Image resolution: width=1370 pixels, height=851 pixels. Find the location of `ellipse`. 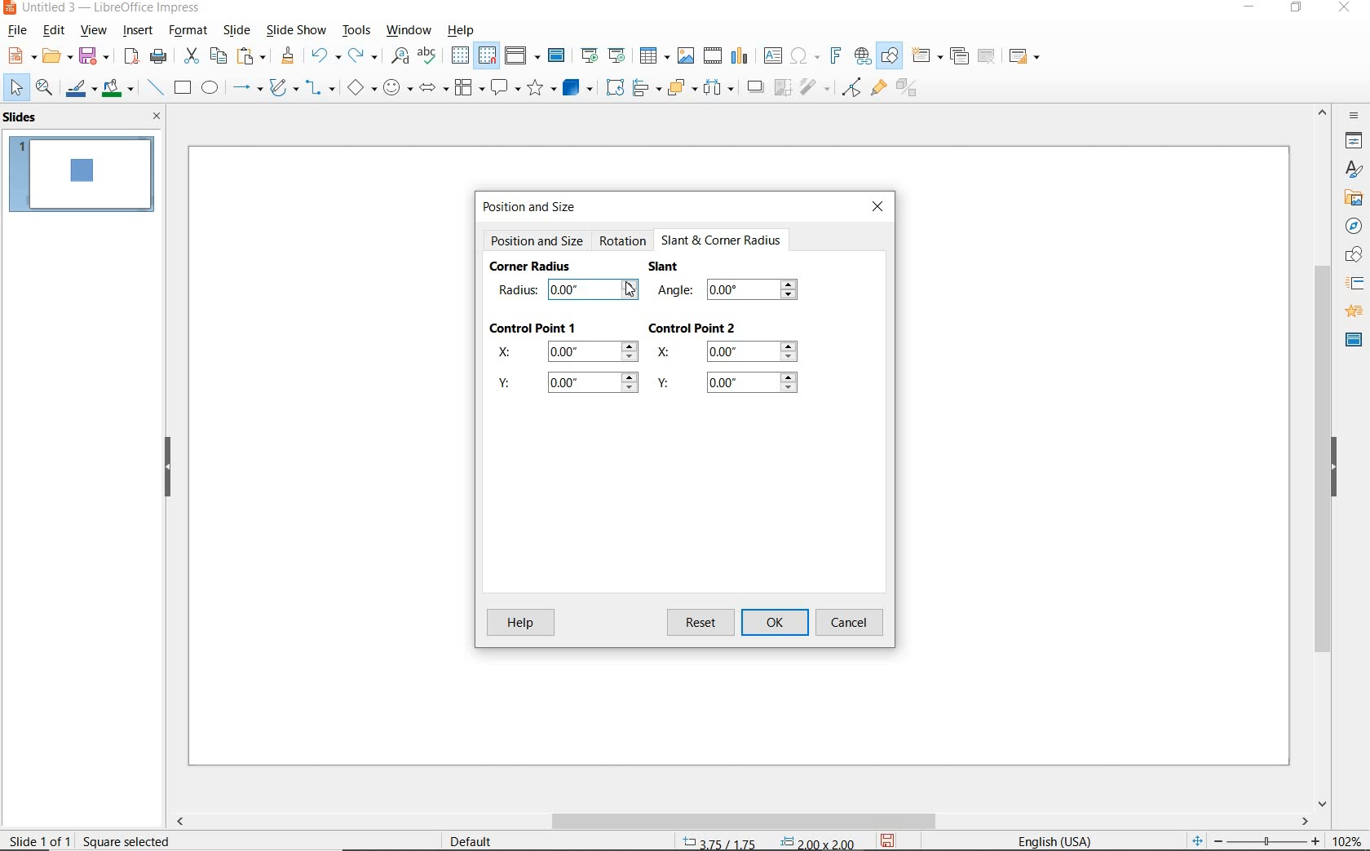

ellipse is located at coordinates (210, 87).